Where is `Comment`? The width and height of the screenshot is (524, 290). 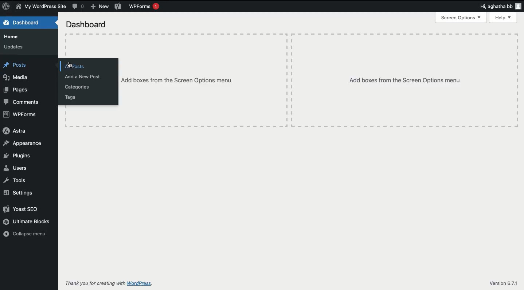 Comment is located at coordinates (78, 7).